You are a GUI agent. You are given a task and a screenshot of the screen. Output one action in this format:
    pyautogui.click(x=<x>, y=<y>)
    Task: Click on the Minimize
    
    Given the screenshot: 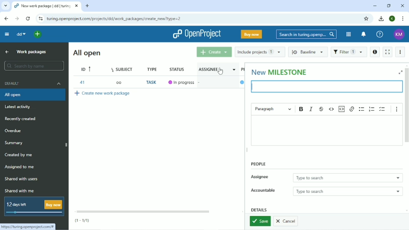 What is the action you would take?
    pyautogui.click(x=375, y=6)
    